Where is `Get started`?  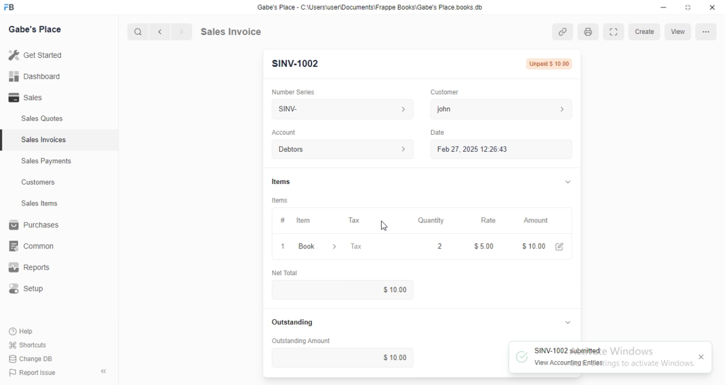 Get started is located at coordinates (37, 55).